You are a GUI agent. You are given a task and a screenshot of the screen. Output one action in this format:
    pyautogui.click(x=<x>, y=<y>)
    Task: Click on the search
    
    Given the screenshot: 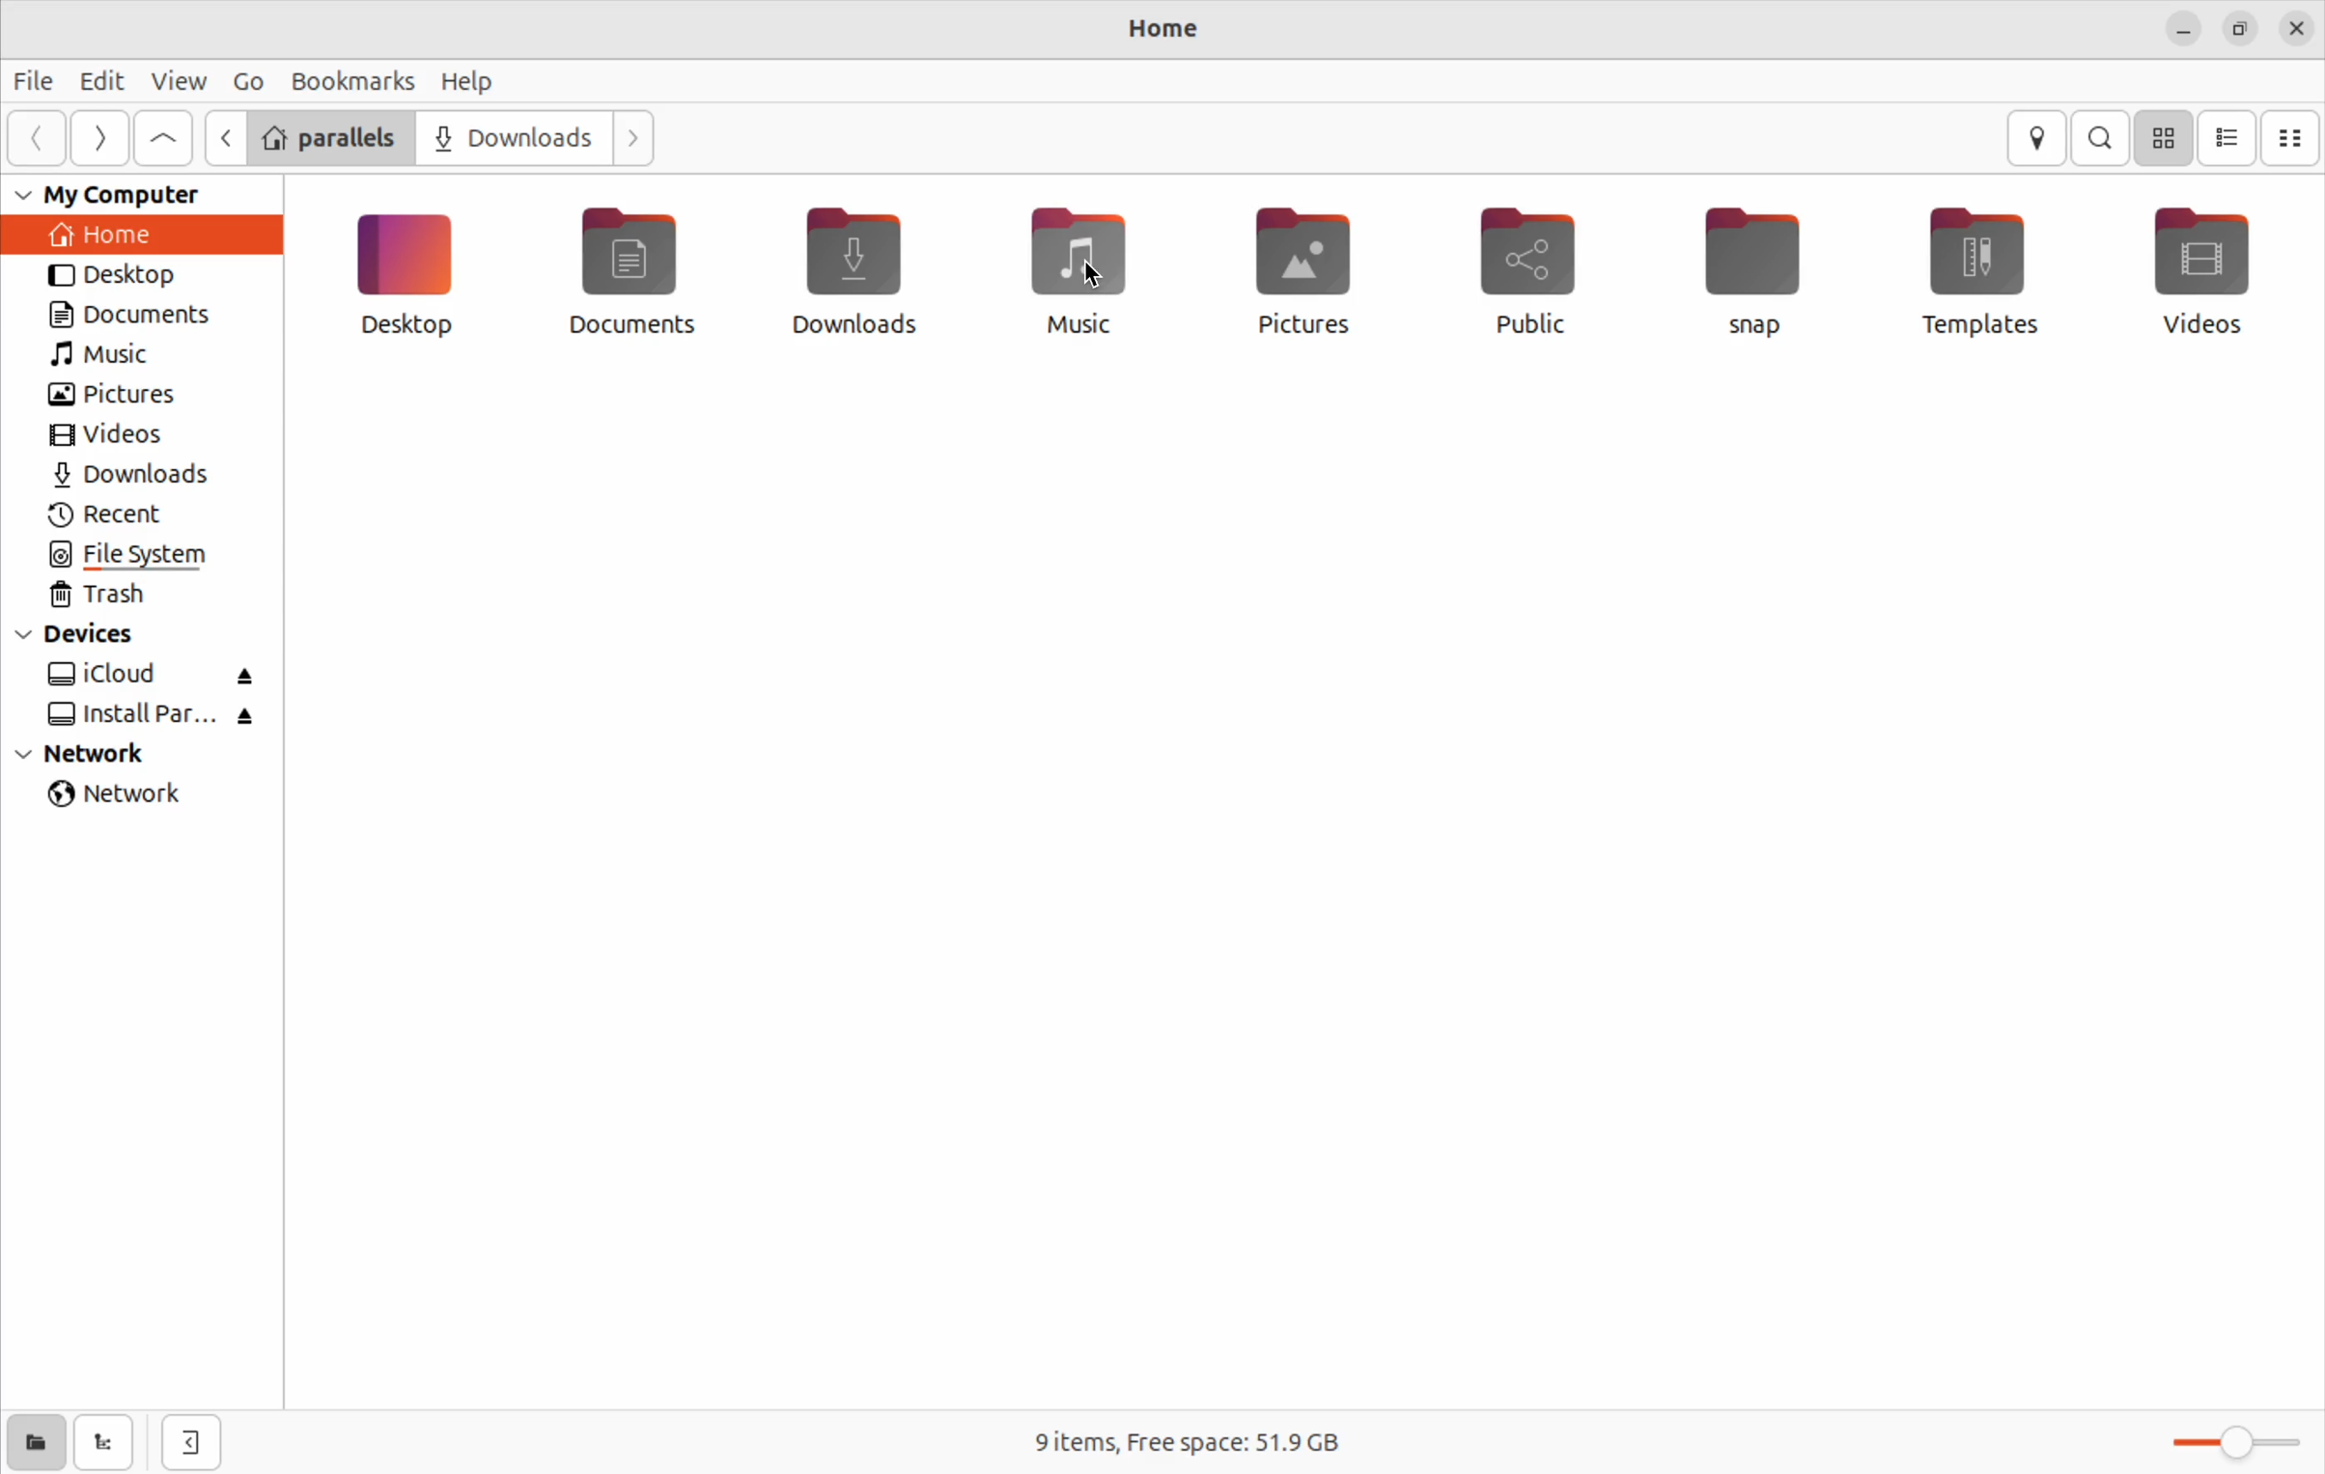 What is the action you would take?
    pyautogui.click(x=2099, y=139)
    